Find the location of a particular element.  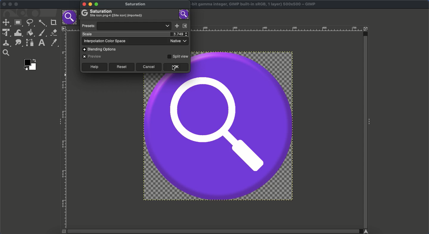

Collapse is located at coordinates (59, 122).